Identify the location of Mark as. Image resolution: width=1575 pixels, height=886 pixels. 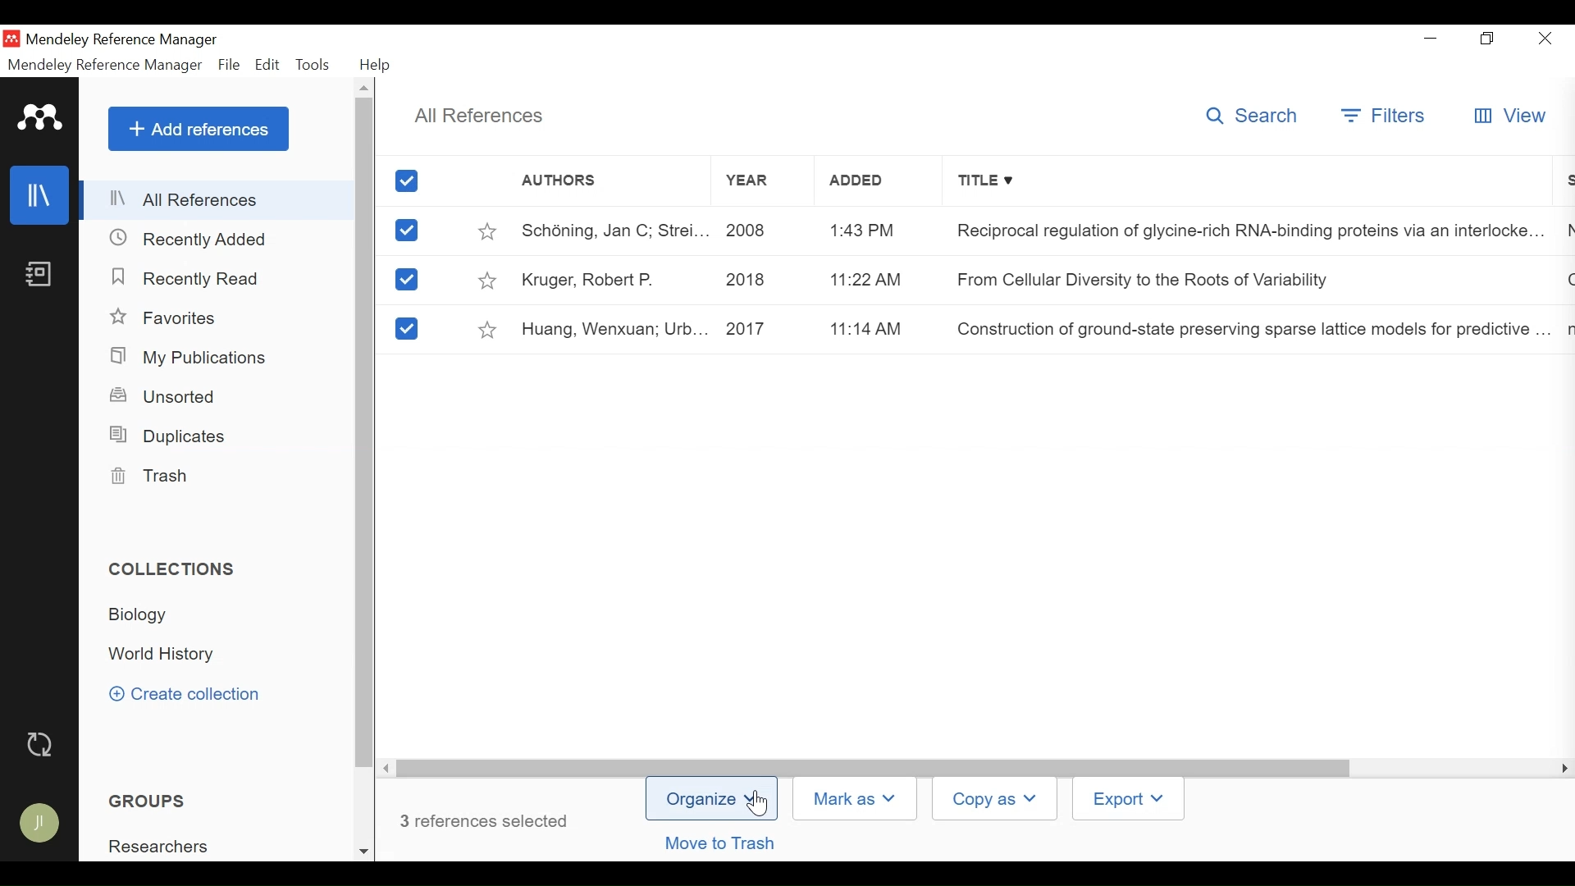
(859, 797).